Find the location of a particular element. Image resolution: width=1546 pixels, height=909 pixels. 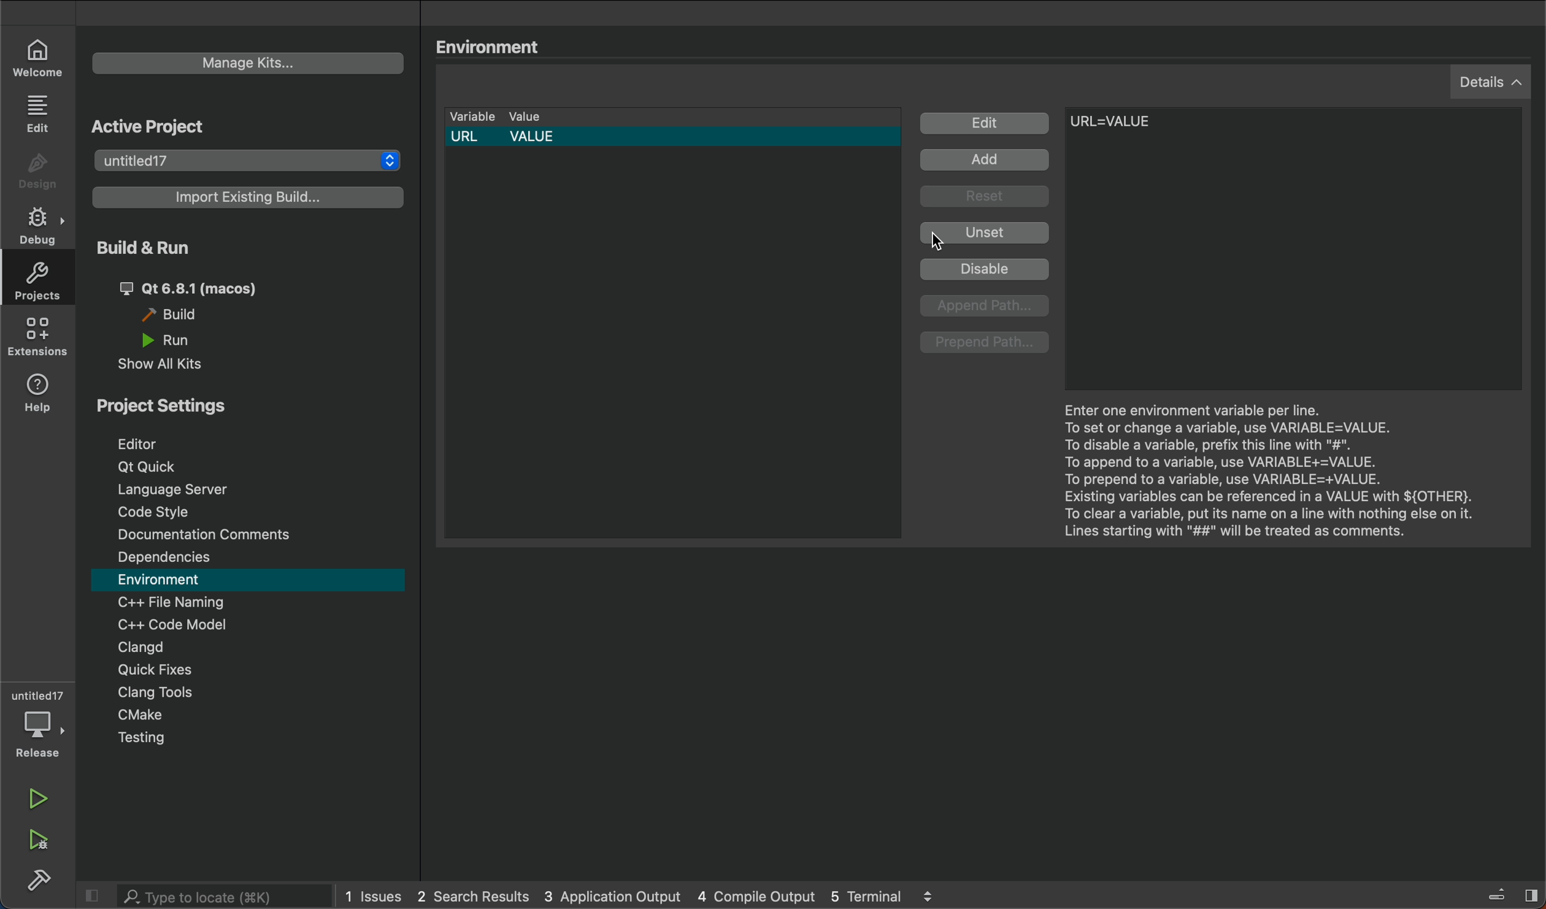

details is located at coordinates (1485, 83).